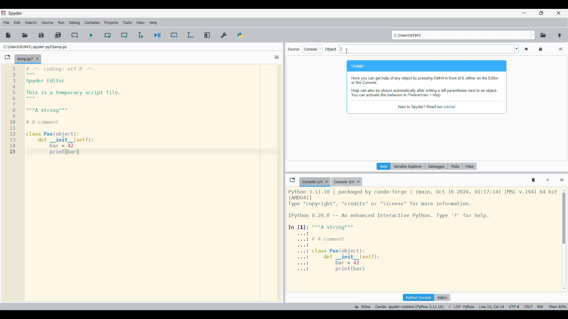  I want to click on Preferences, so click(224, 35).